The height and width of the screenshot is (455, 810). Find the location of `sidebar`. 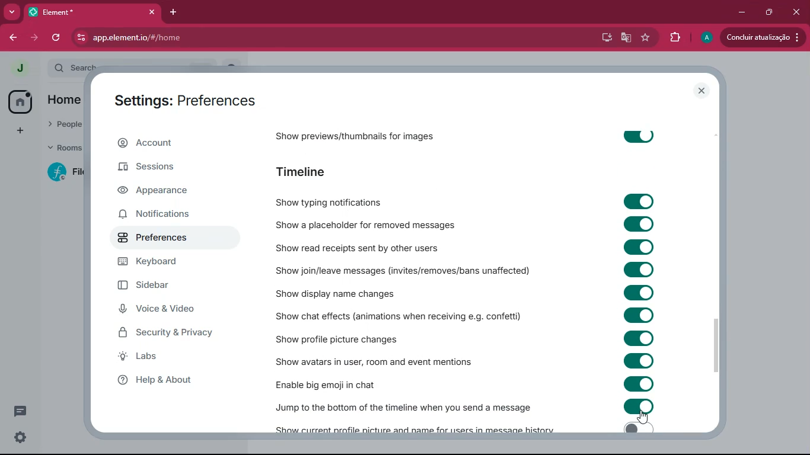

sidebar is located at coordinates (163, 285).